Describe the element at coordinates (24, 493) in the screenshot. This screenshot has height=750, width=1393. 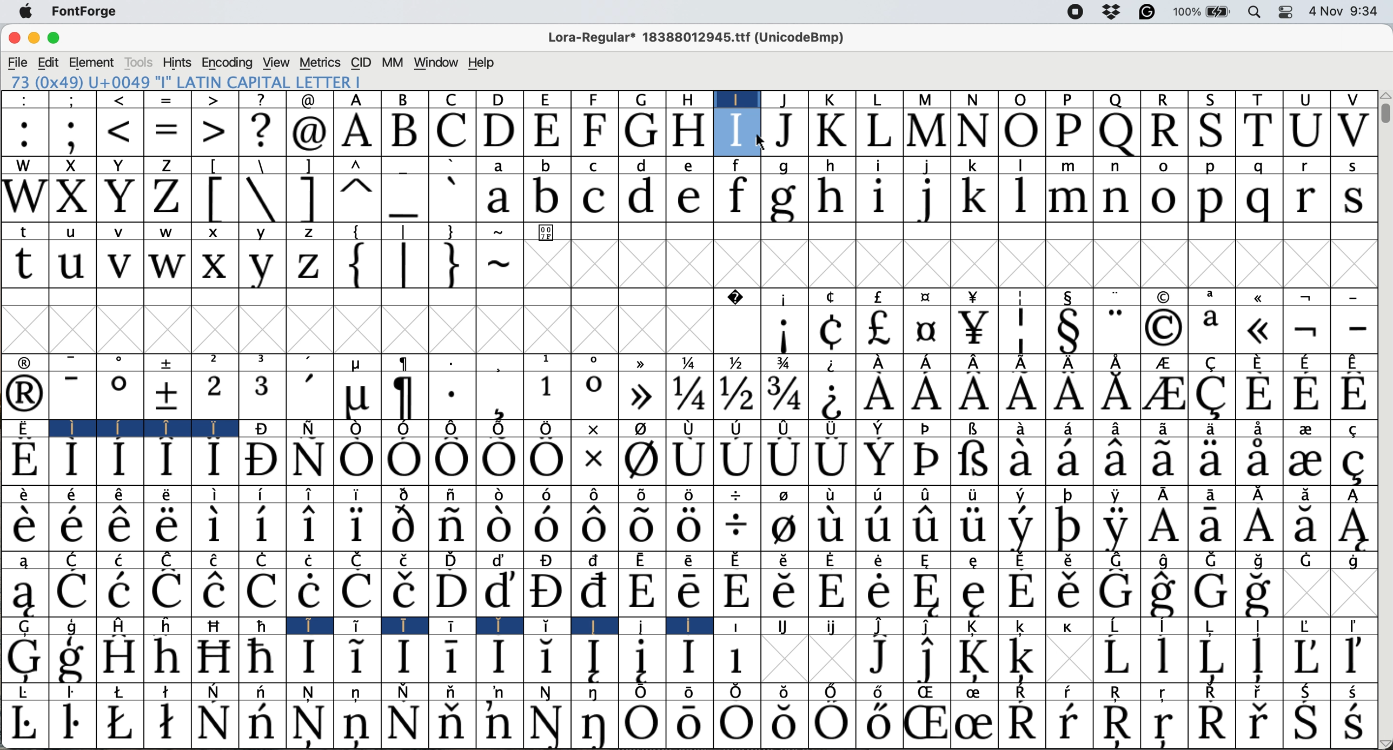
I see `Symbol` at that location.